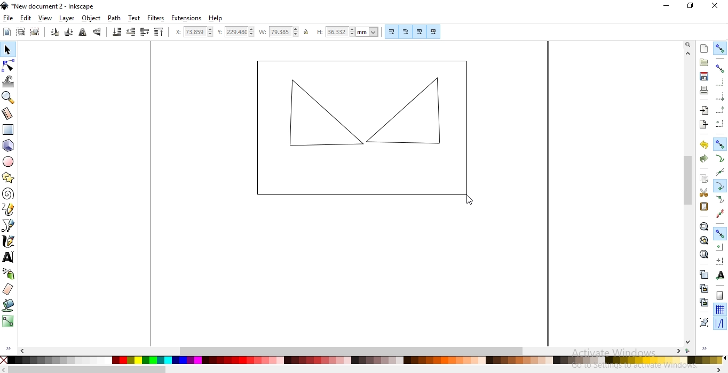 Image resolution: width=728 pixels, height=373 pixels. What do you see at coordinates (721, 68) in the screenshot?
I see `snap bounding boxes` at bounding box center [721, 68].